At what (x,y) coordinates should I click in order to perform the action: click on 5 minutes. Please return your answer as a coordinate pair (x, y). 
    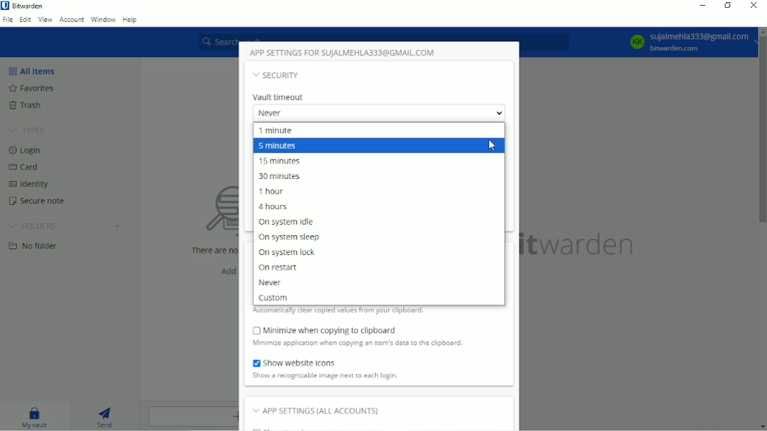
    Looking at the image, I should click on (277, 147).